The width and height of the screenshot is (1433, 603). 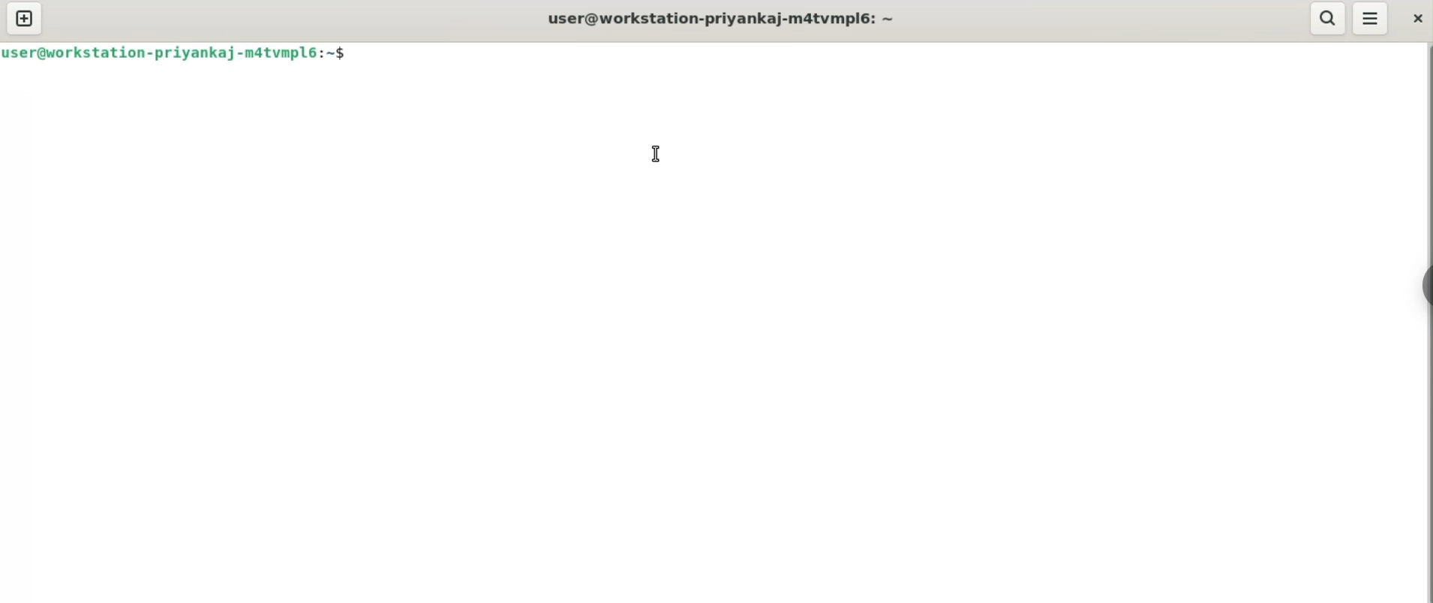 What do you see at coordinates (1327, 18) in the screenshot?
I see `search` at bounding box center [1327, 18].